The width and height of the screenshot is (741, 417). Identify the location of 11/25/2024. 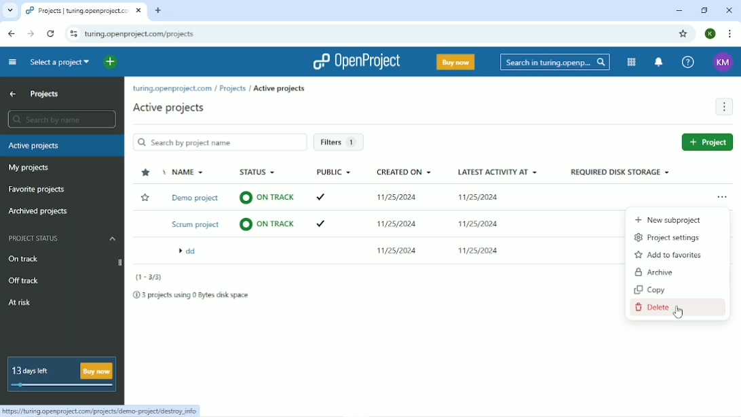
(396, 198).